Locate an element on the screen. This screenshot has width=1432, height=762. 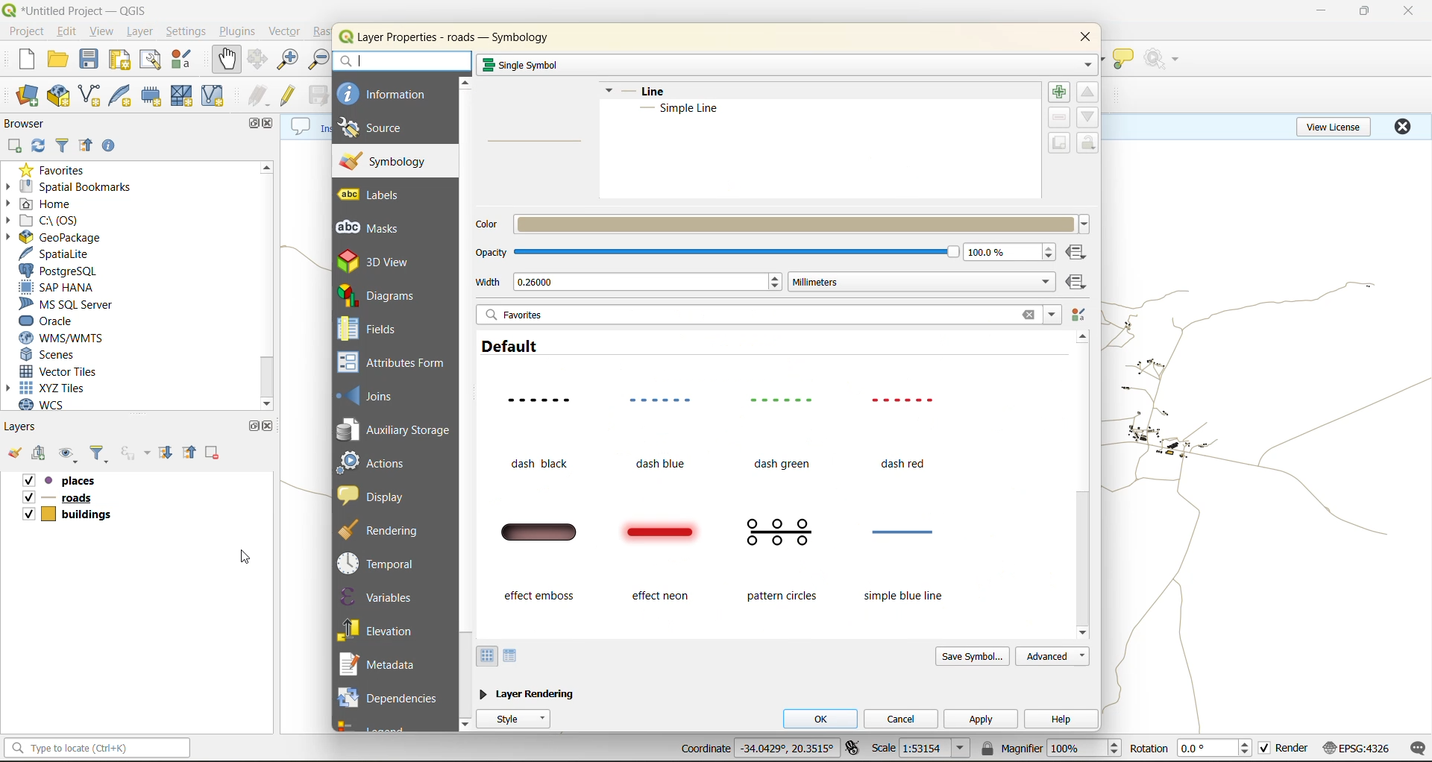
3d view is located at coordinates (377, 261).